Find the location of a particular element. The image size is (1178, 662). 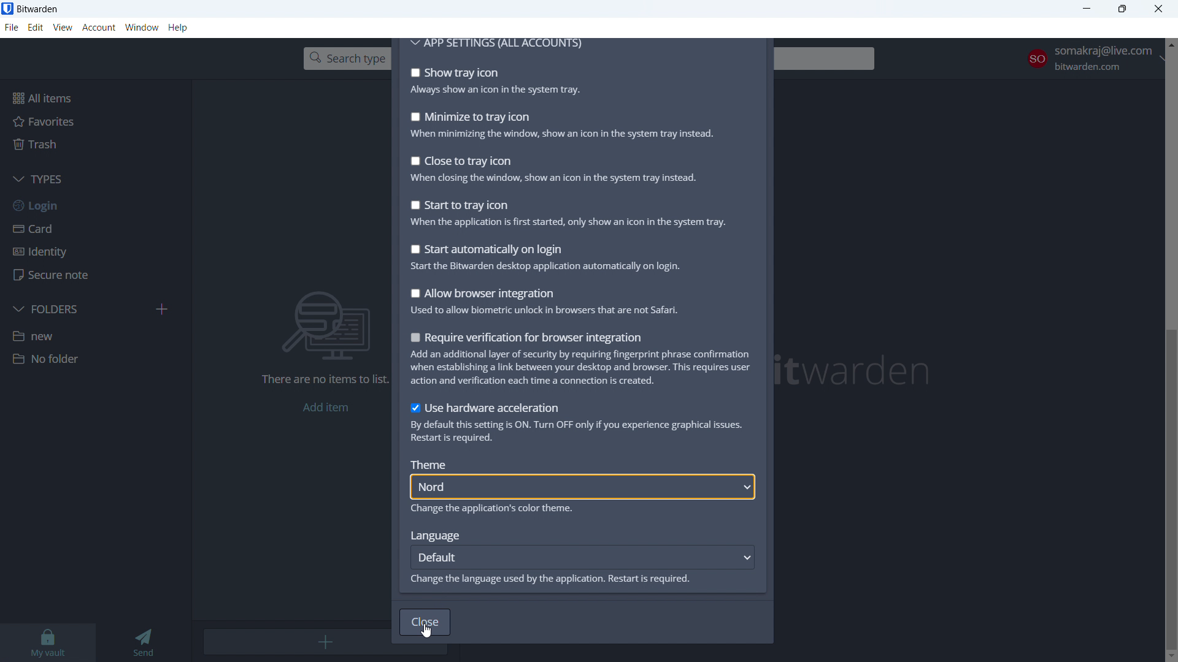

nord theme selected is located at coordinates (583, 486).